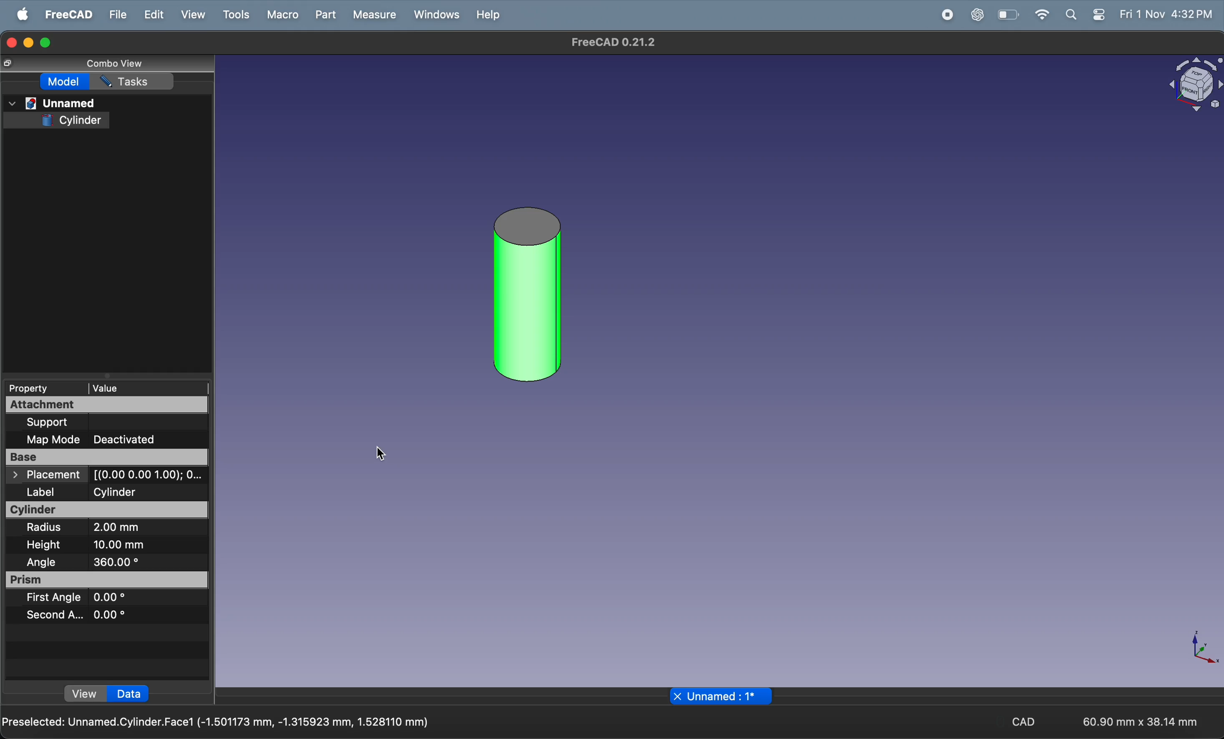  Describe the element at coordinates (729, 696) in the screenshot. I see `unnamed : 1*` at that location.